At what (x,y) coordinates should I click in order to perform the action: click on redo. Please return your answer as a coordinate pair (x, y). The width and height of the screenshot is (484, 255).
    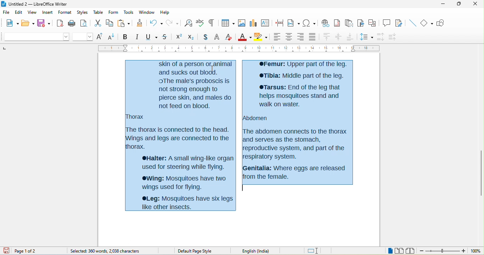
    Looking at the image, I should click on (172, 23).